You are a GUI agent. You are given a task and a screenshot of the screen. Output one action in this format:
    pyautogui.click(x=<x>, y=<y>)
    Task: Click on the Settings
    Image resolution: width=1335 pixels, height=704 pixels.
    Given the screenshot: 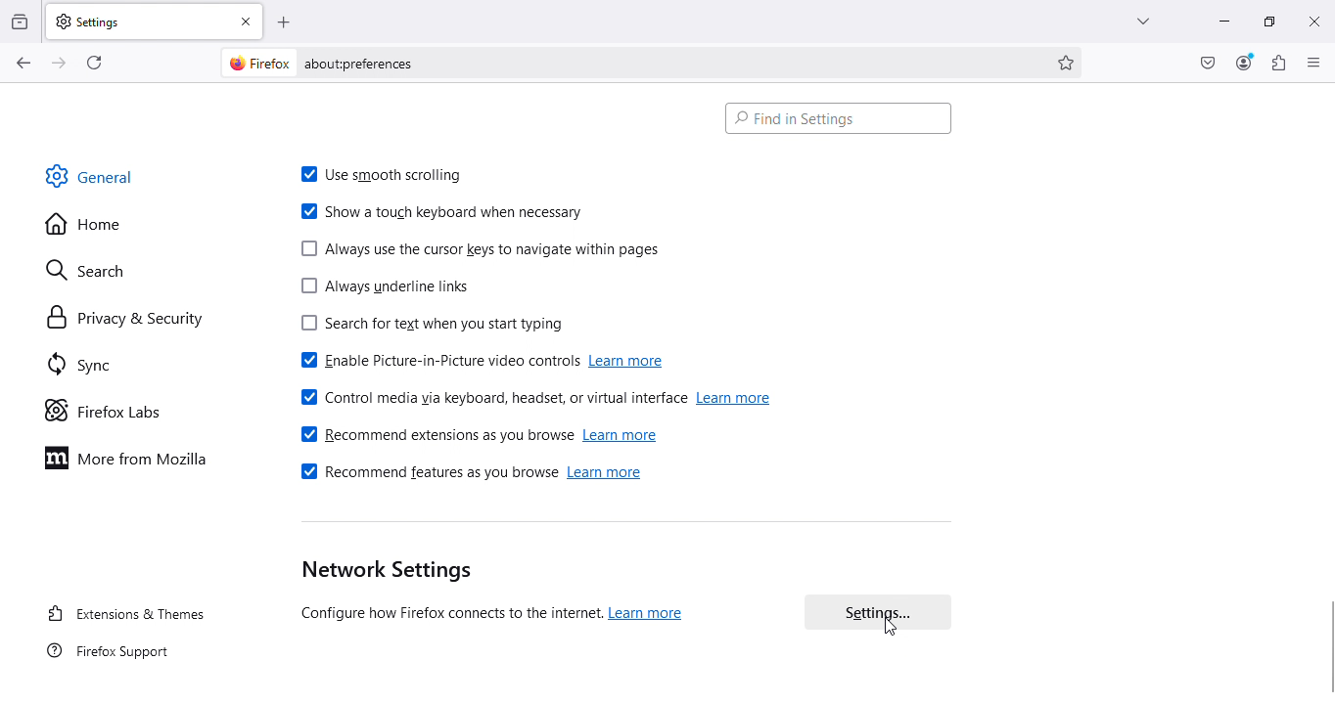 What is the action you would take?
    pyautogui.click(x=139, y=21)
    